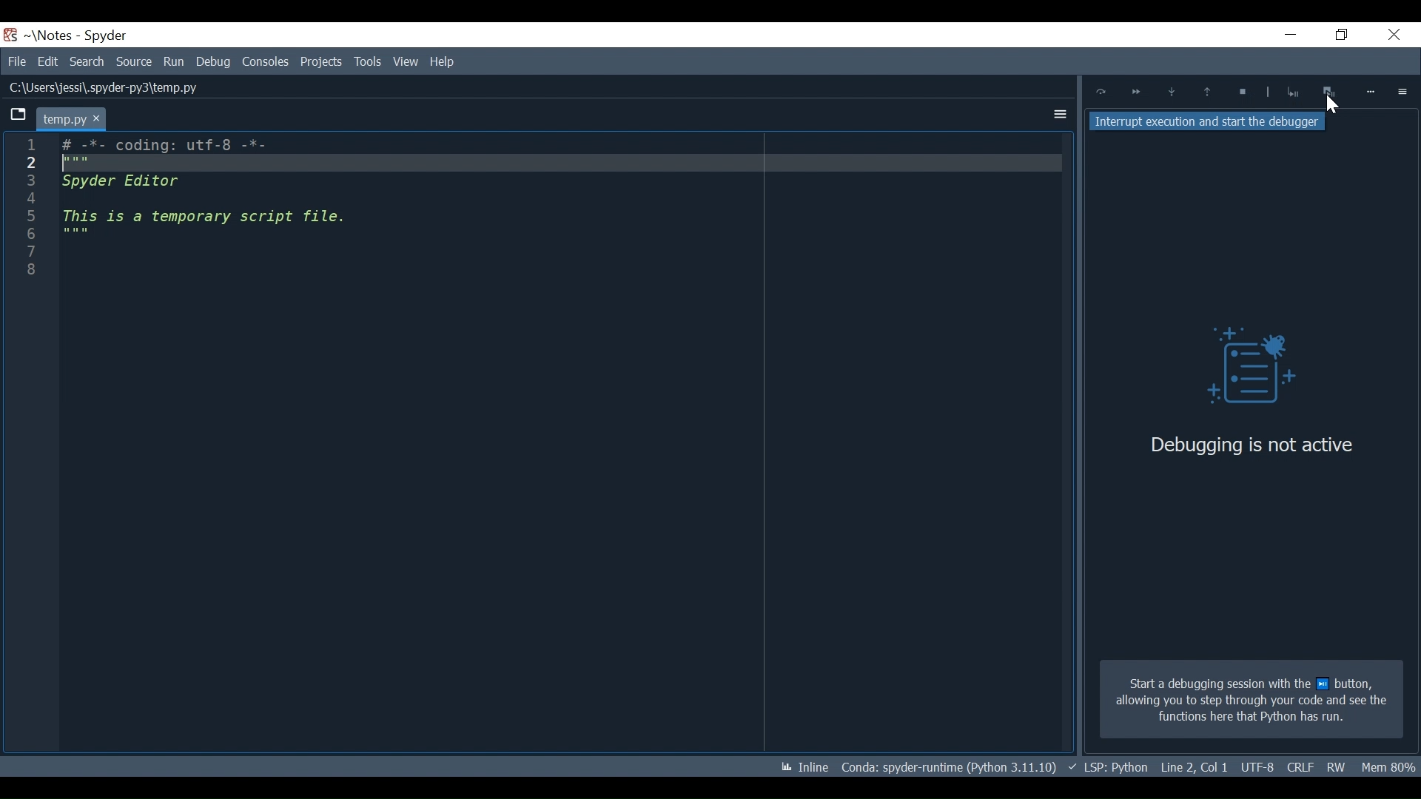  I want to click on Restore, so click(1337, 36).